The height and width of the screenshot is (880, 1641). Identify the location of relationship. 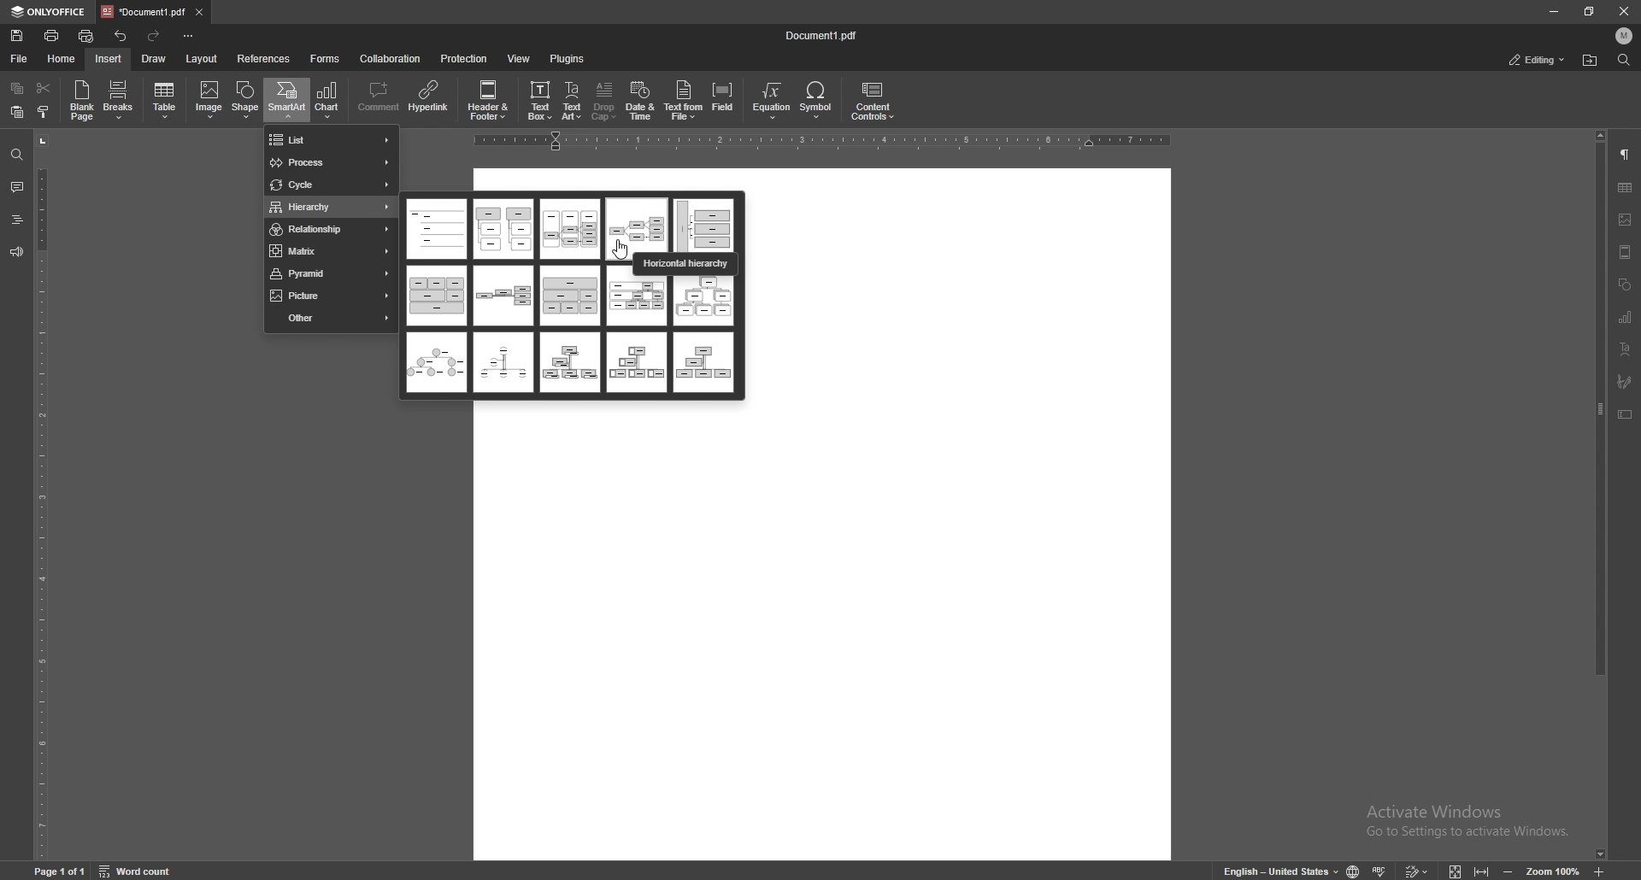
(330, 231).